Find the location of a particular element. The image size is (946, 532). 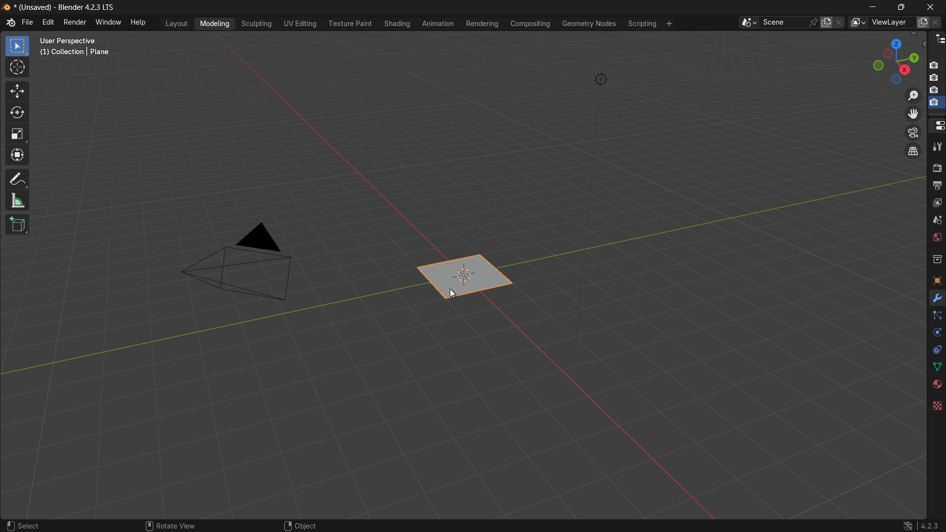

move is located at coordinates (19, 92).